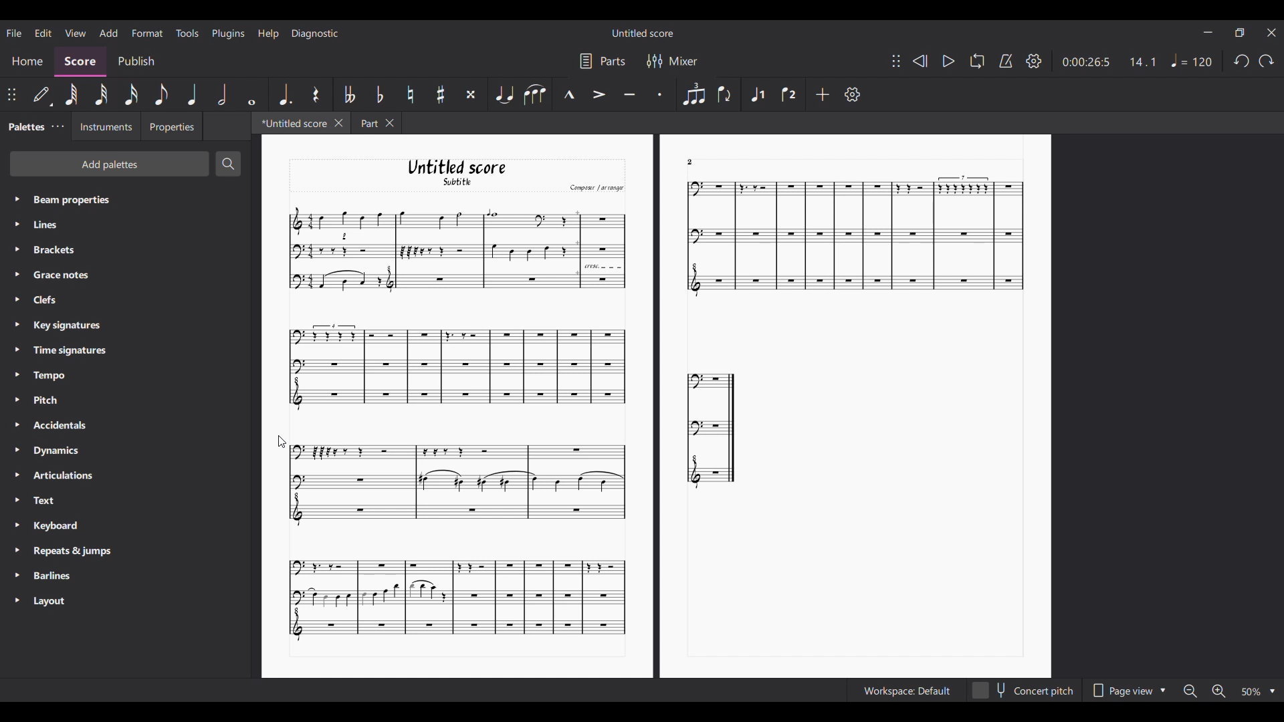 The width and height of the screenshot is (1284, 722). What do you see at coordinates (43, 33) in the screenshot?
I see `Edit menu` at bounding box center [43, 33].